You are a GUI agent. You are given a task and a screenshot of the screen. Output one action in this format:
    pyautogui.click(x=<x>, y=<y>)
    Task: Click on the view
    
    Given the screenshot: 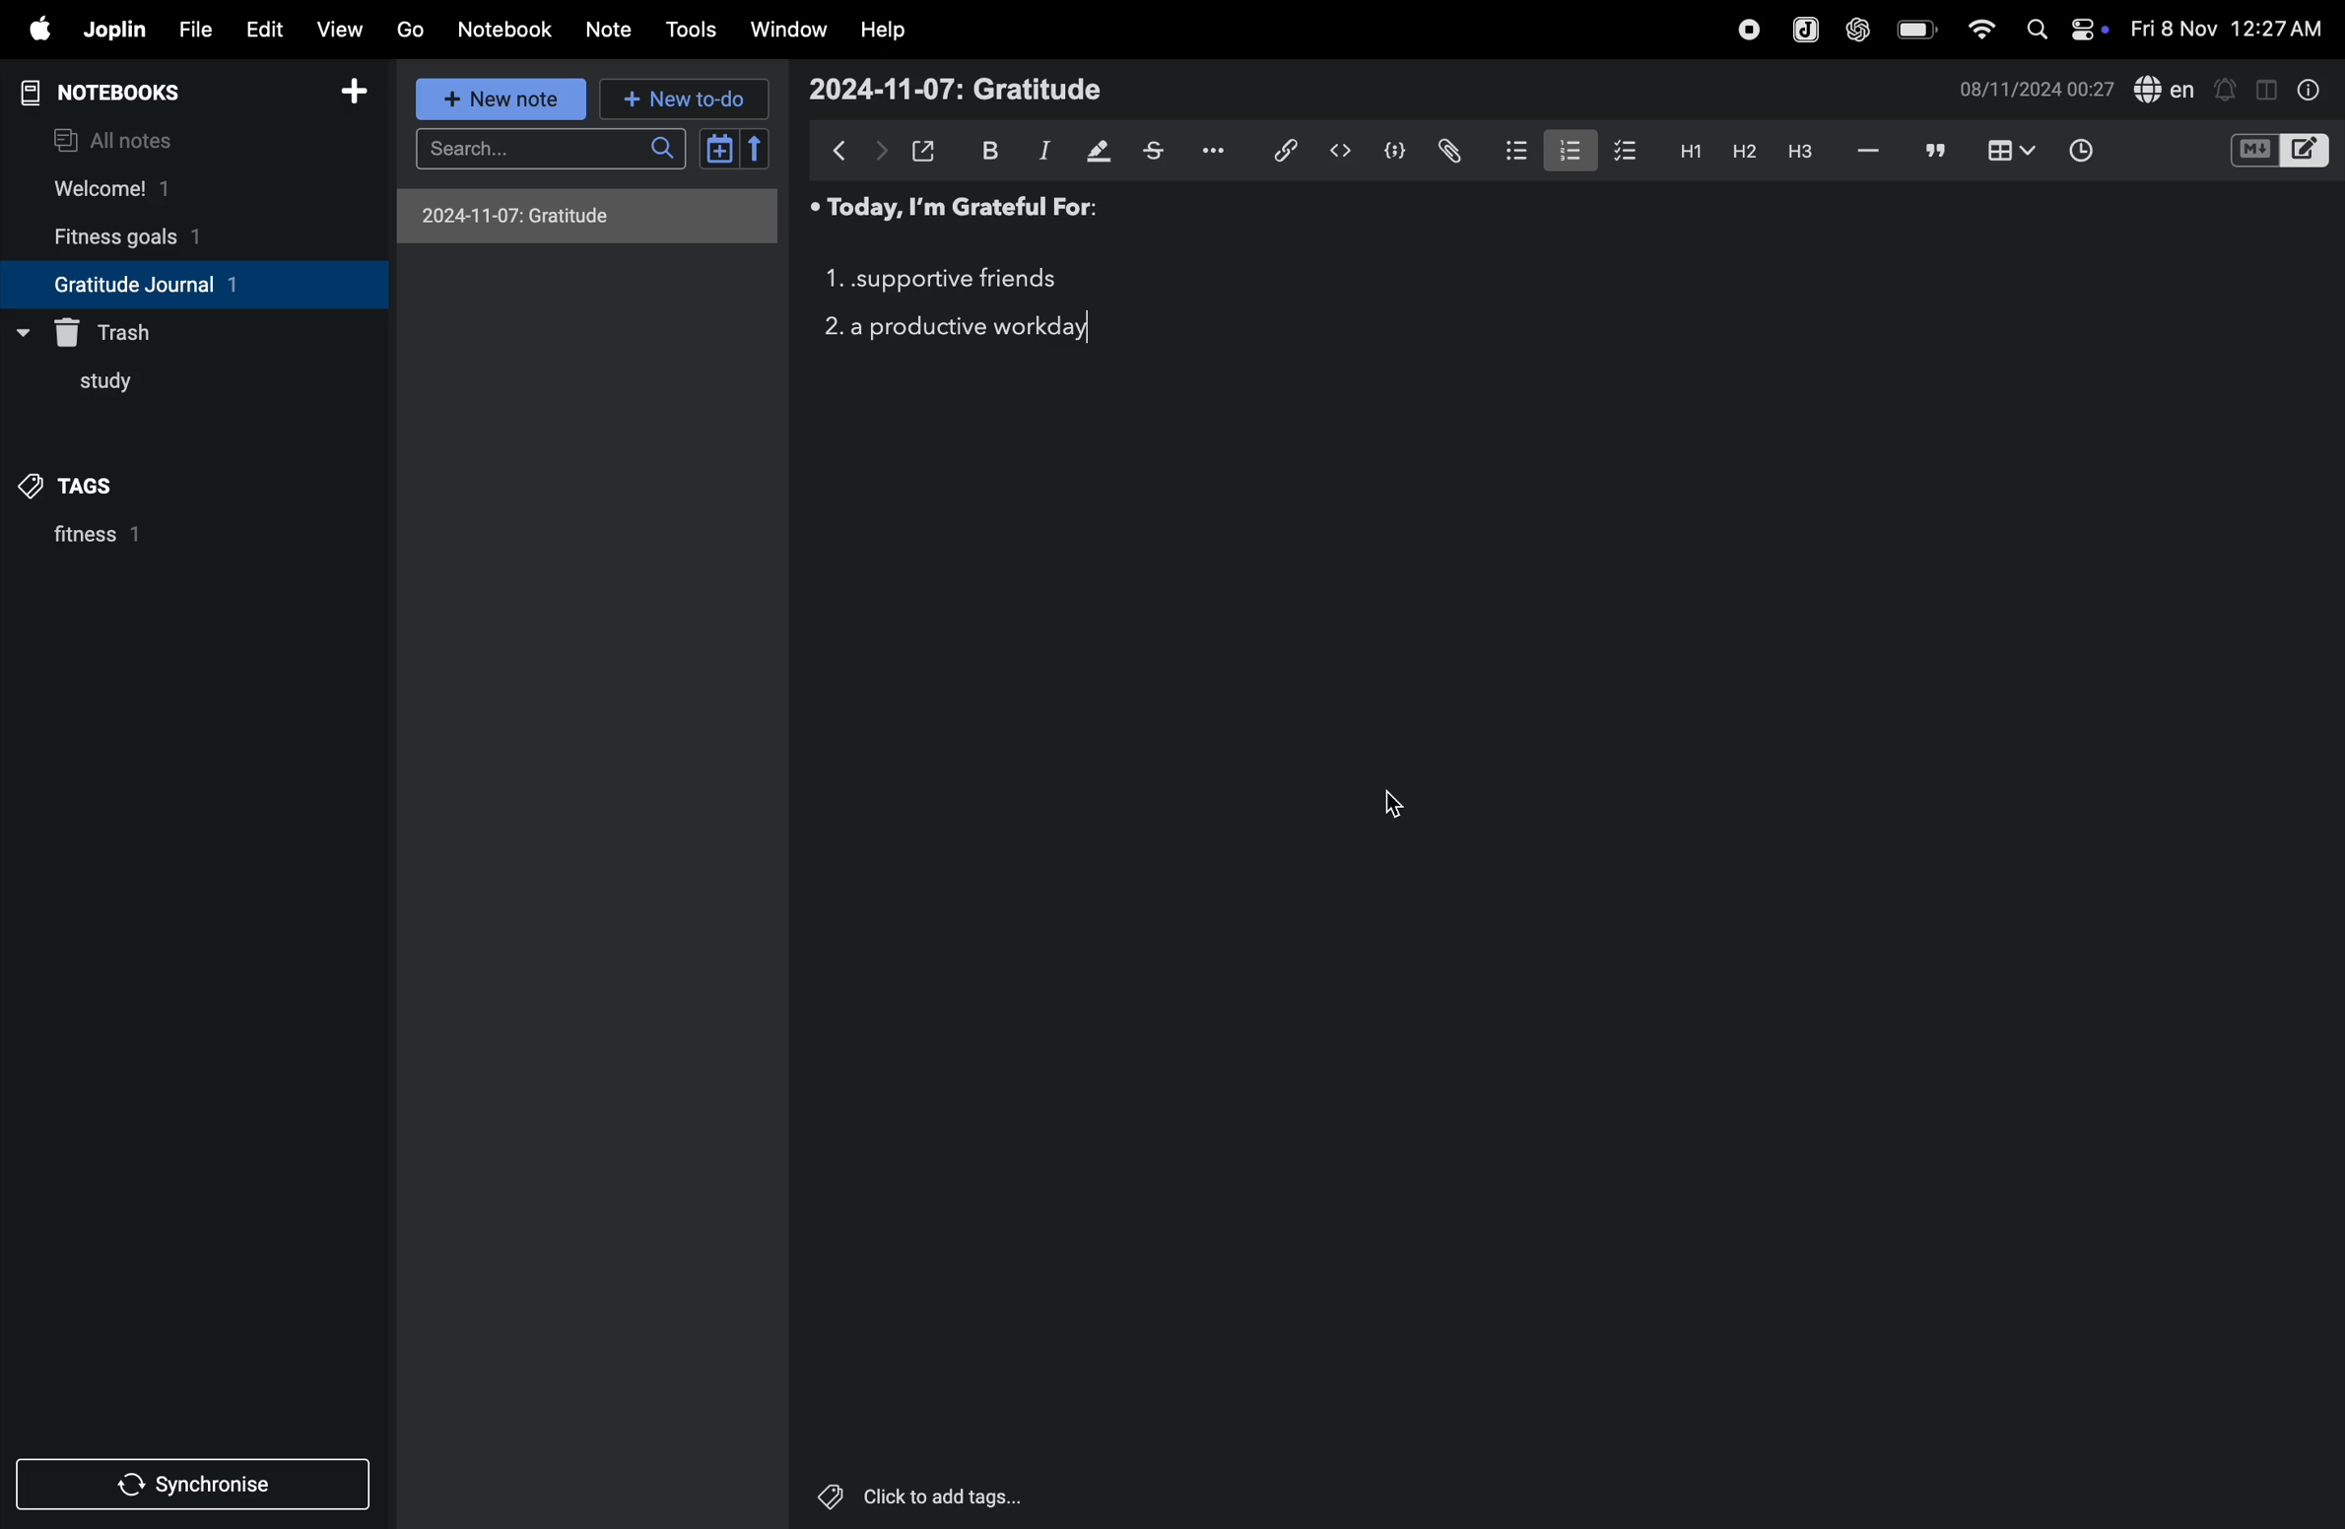 What is the action you would take?
    pyautogui.click(x=333, y=31)
    